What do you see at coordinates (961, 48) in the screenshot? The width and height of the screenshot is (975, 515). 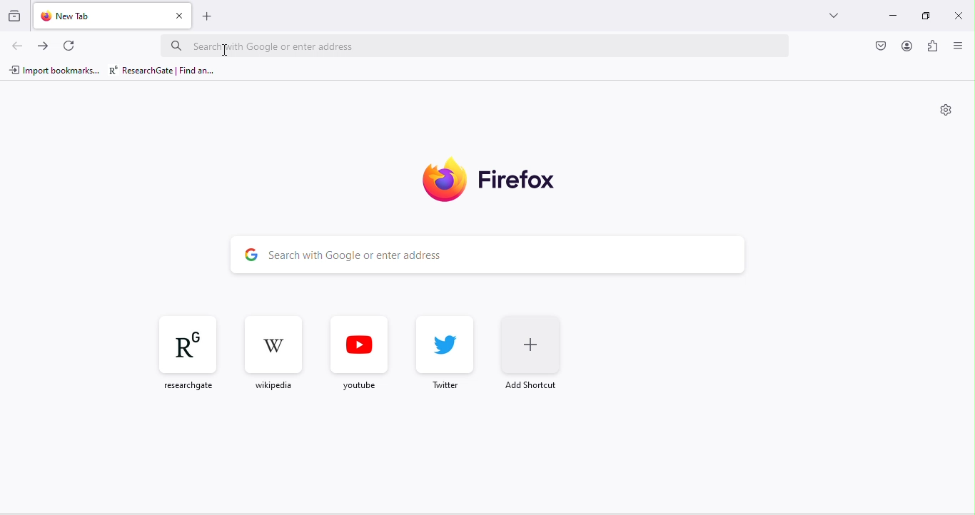 I see `close or open sidebar` at bounding box center [961, 48].